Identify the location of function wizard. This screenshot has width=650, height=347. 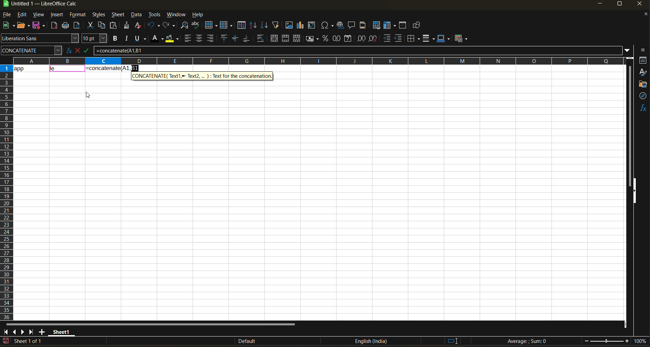
(67, 50).